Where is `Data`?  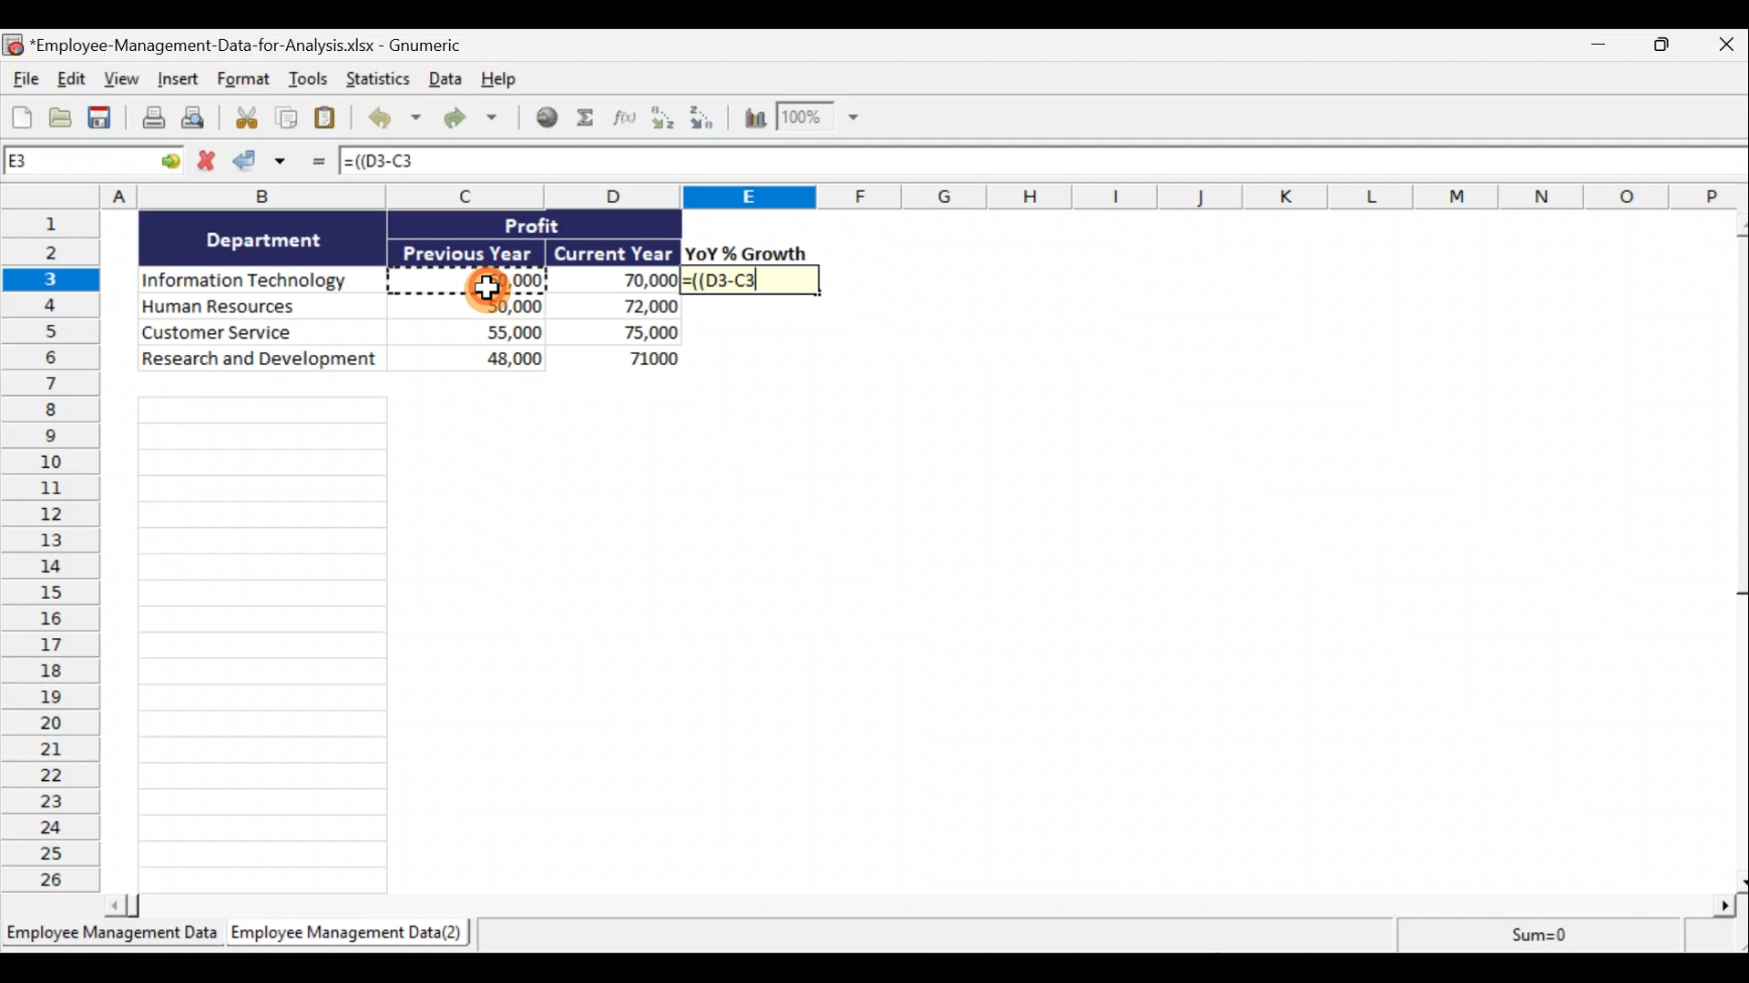
Data is located at coordinates (442, 81).